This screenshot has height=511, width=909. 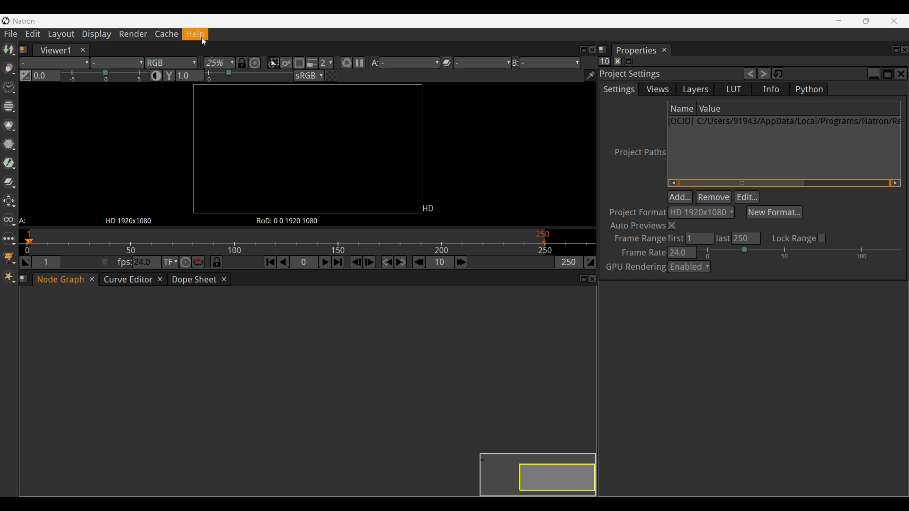 What do you see at coordinates (569, 262) in the screenshot?
I see `250` at bounding box center [569, 262].